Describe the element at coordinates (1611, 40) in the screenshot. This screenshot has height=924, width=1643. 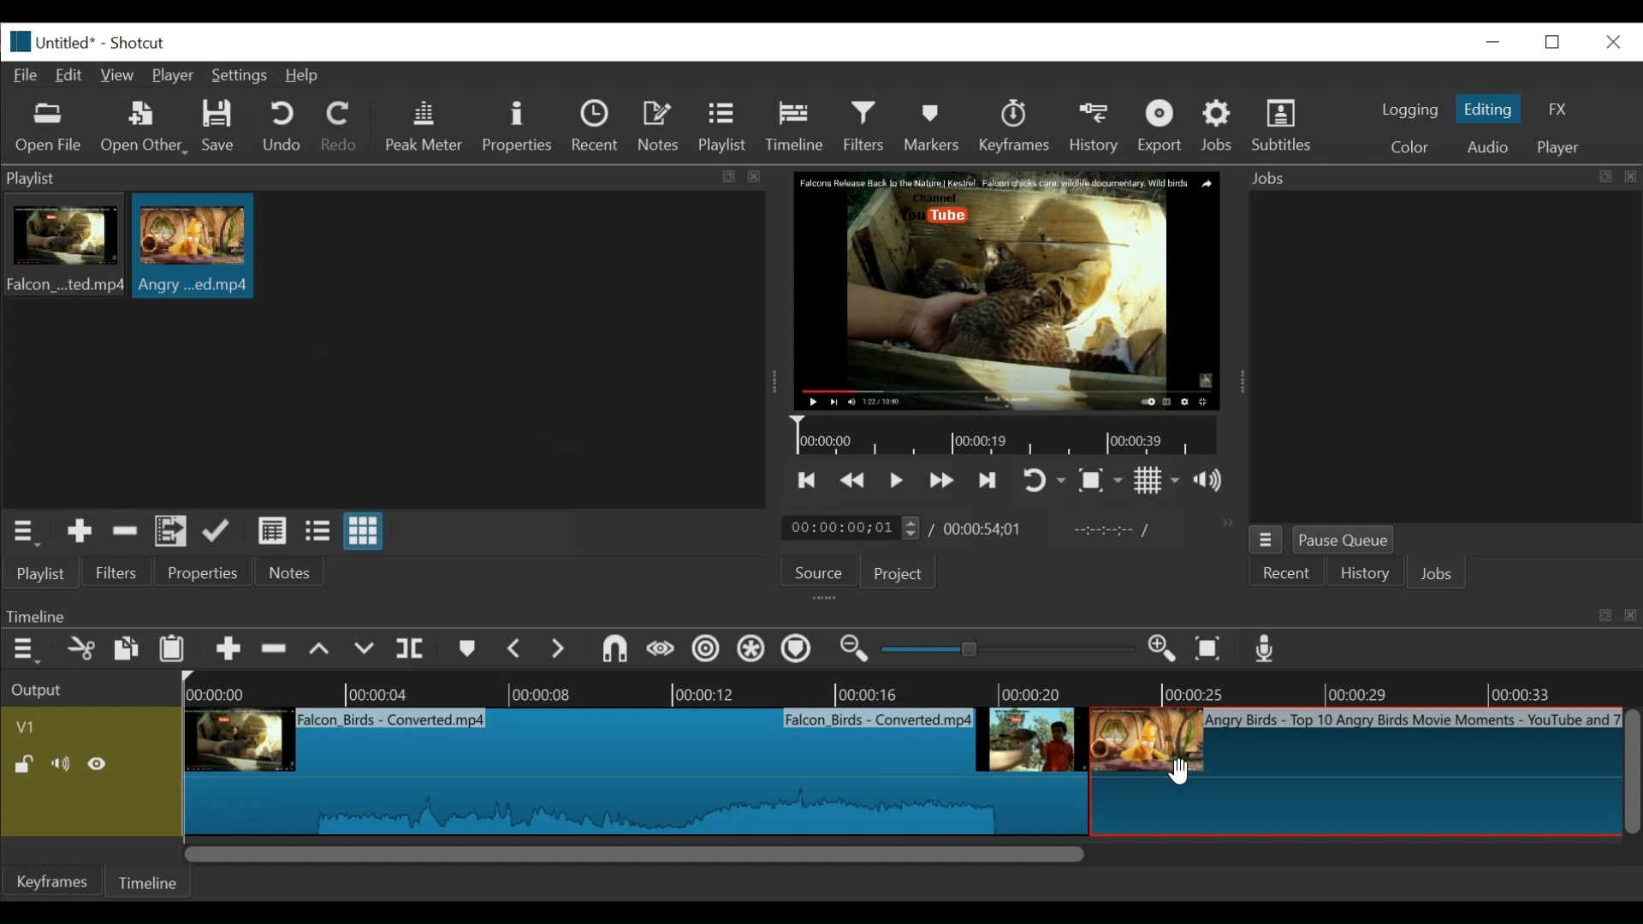
I see `close` at that location.